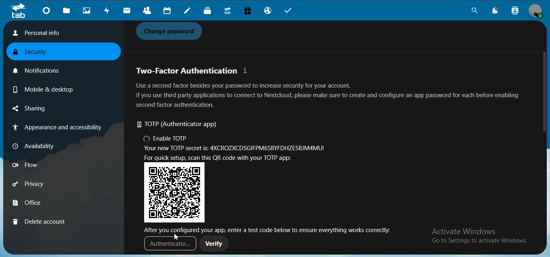 This screenshot has height=257, width=550. What do you see at coordinates (39, 185) in the screenshot?
I see `privacy` at bounding box center [39, 185].